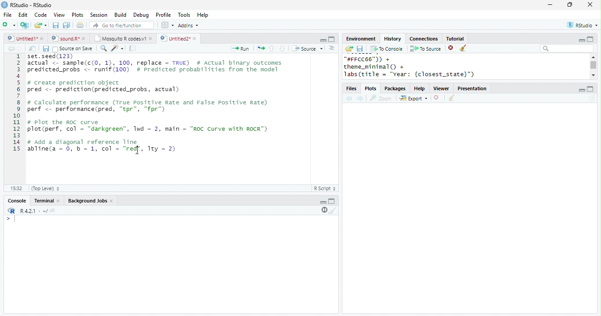  What do you see at coordinates (451, 98) in the screenshot?
I see `clear` at bounding box center [451, 98].